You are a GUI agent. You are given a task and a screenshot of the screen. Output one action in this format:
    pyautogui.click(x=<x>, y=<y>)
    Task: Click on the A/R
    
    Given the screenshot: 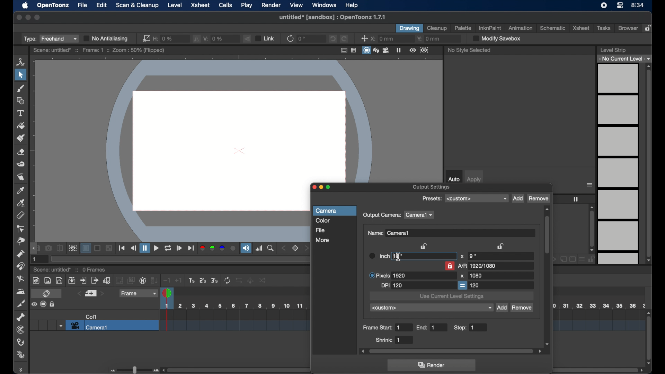 What is the action you would take?
    pyautogui.click(x=478, y=266)
    